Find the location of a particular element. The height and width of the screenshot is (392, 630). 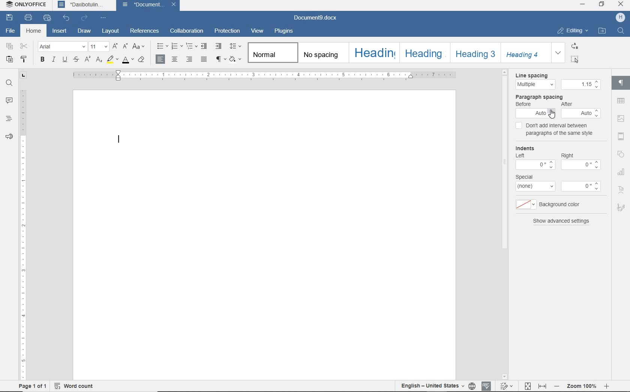

highlight color is located at coordinates (113, 60).